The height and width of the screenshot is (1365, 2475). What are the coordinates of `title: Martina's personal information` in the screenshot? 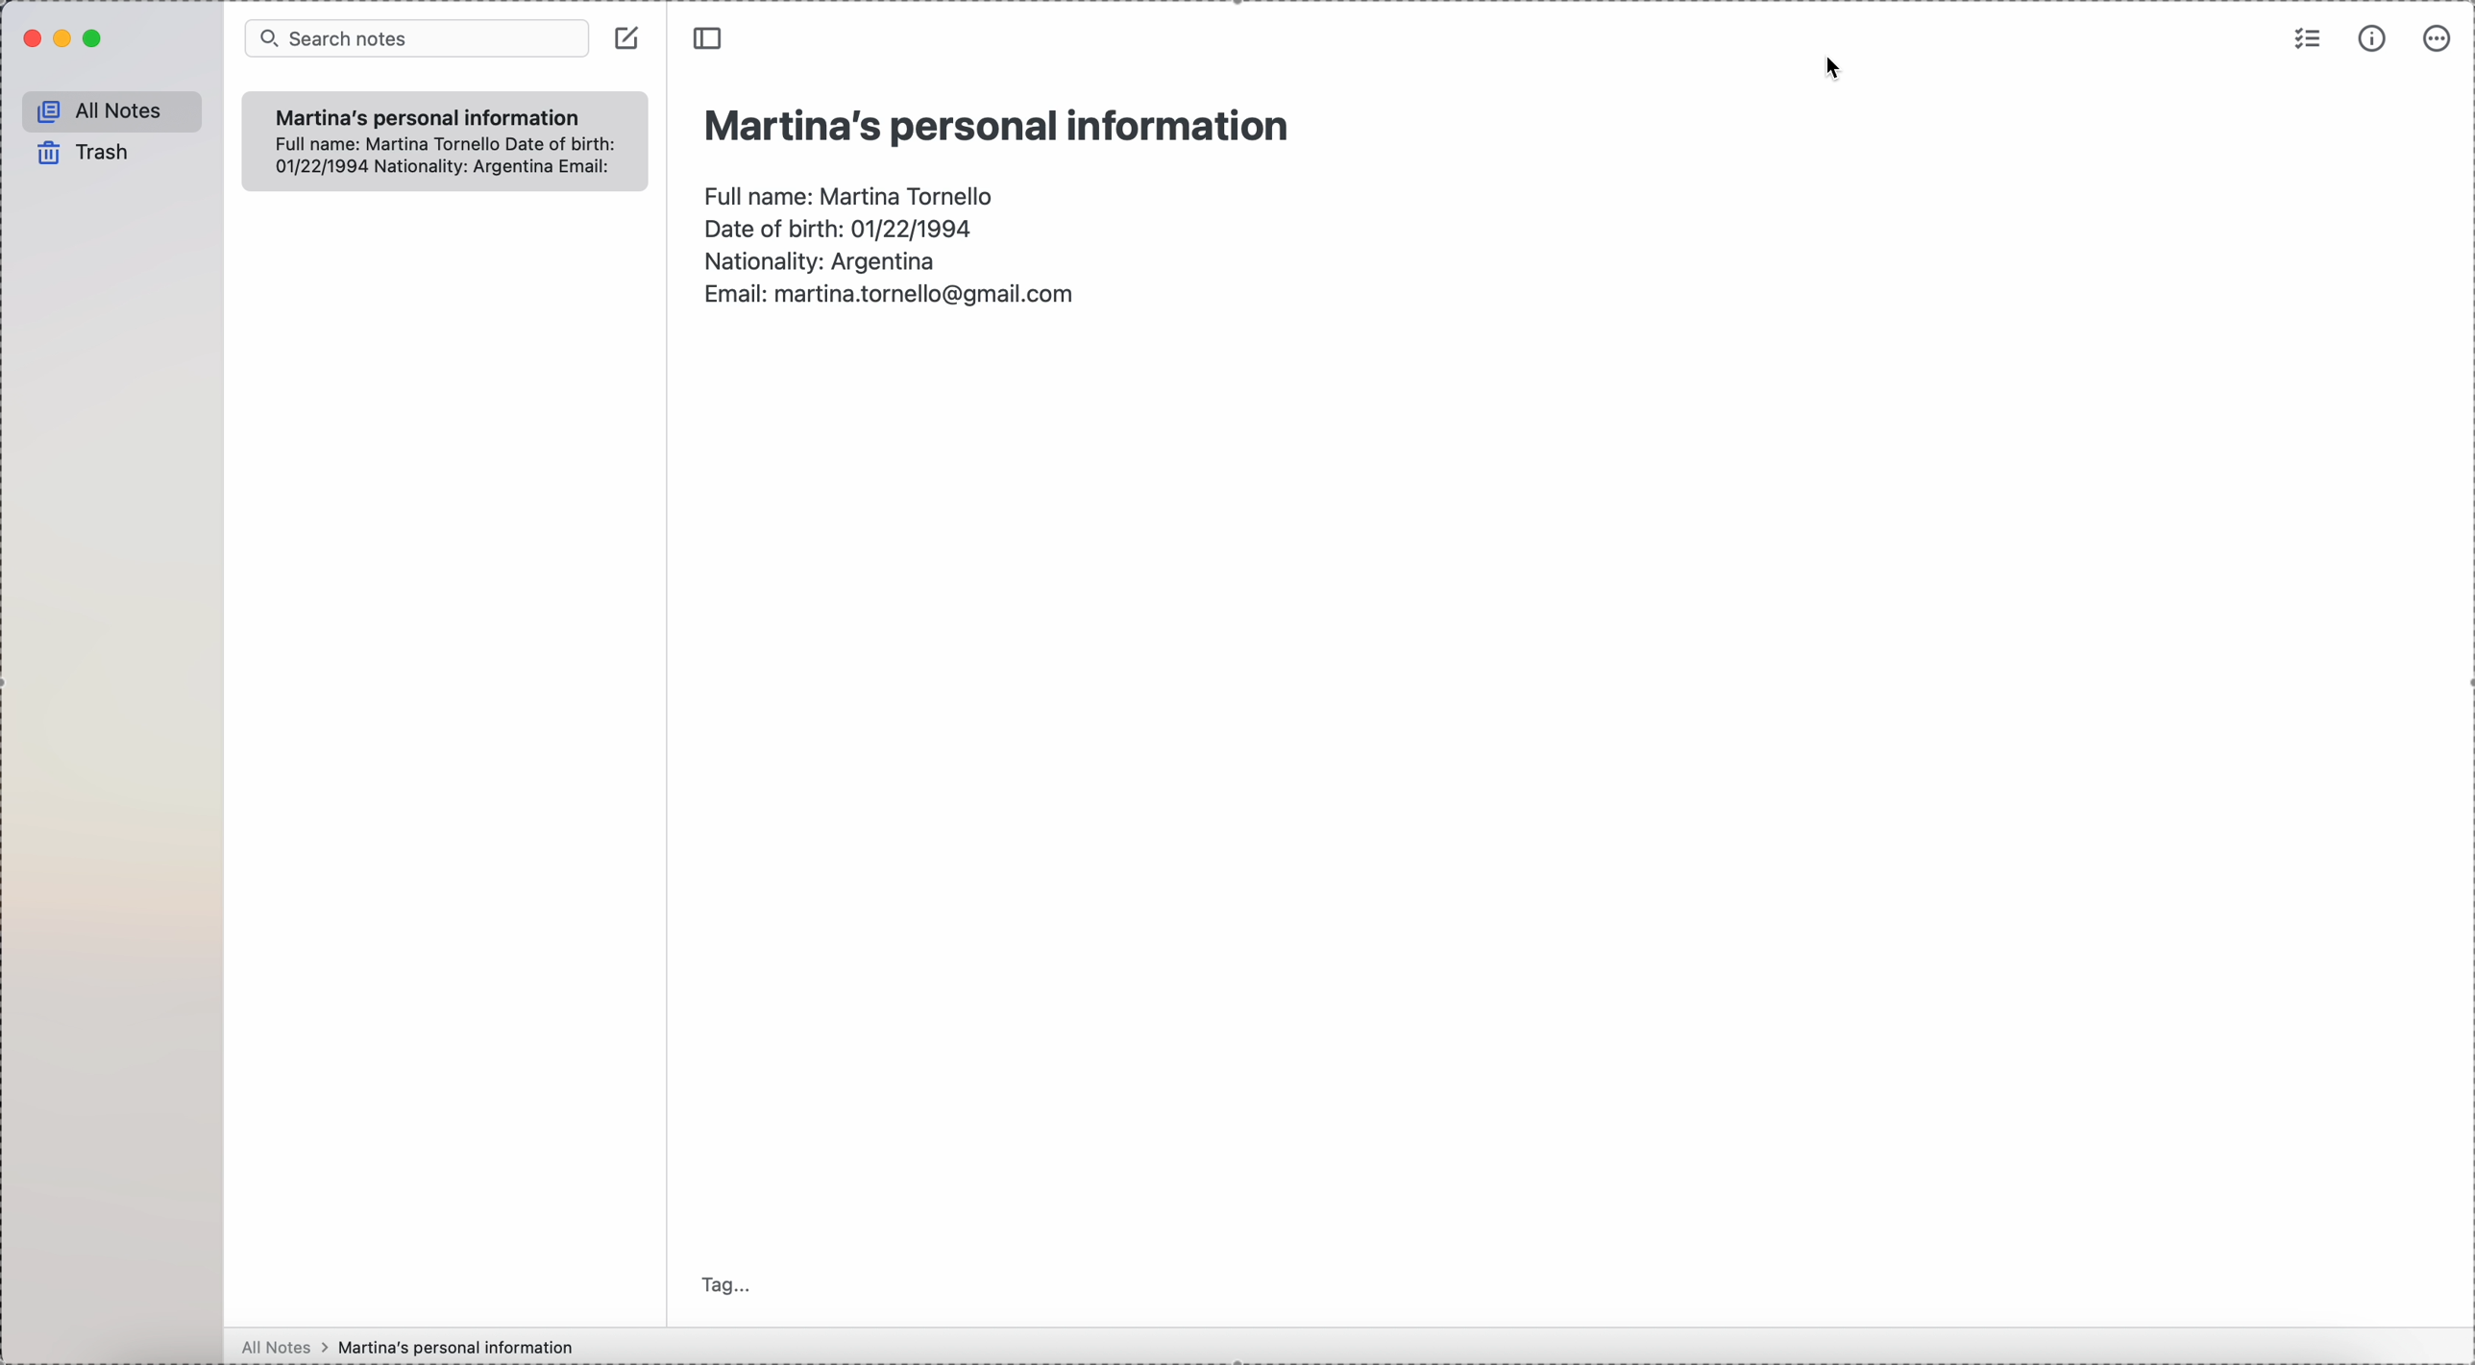 It's located at (994, 125).